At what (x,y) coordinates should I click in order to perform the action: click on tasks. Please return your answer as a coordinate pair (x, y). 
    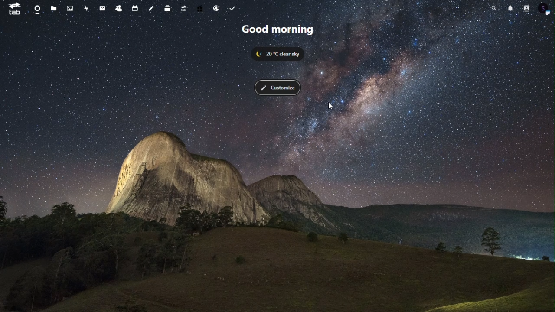
    Looking at the image, I should click on (232, 9).